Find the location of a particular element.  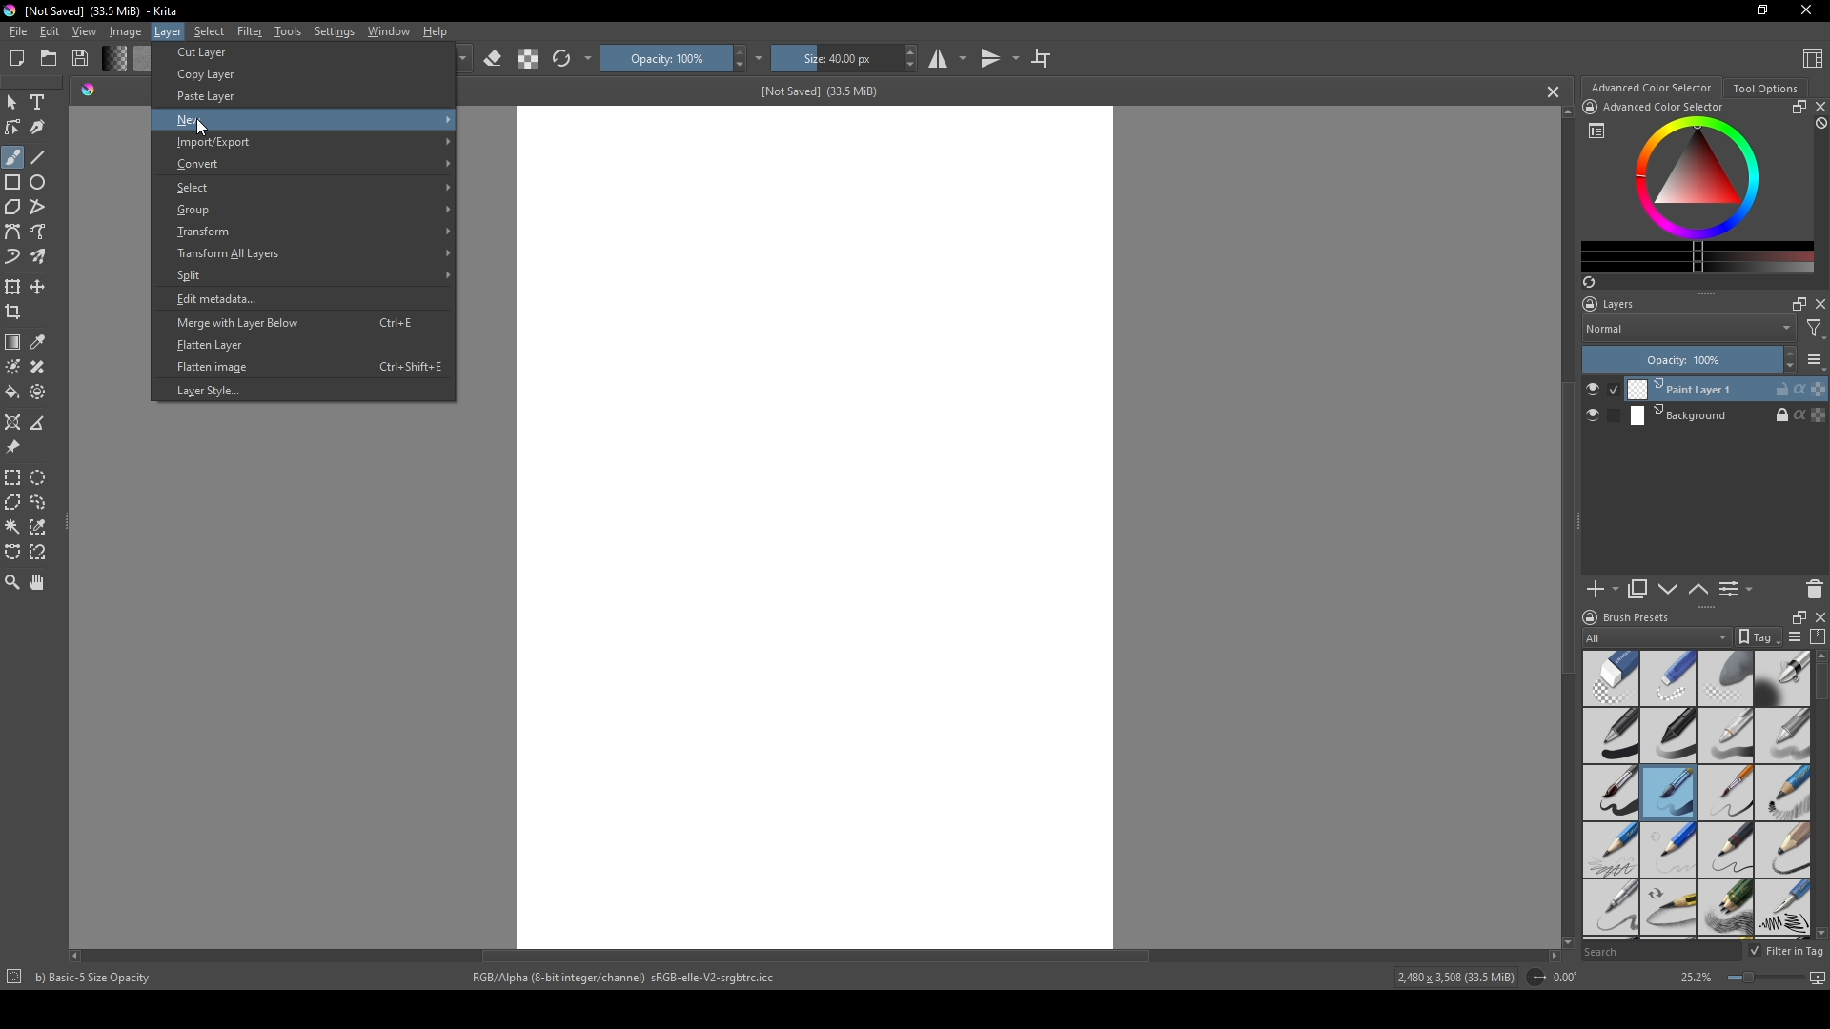

icon is located at coordinates (1589, 107).